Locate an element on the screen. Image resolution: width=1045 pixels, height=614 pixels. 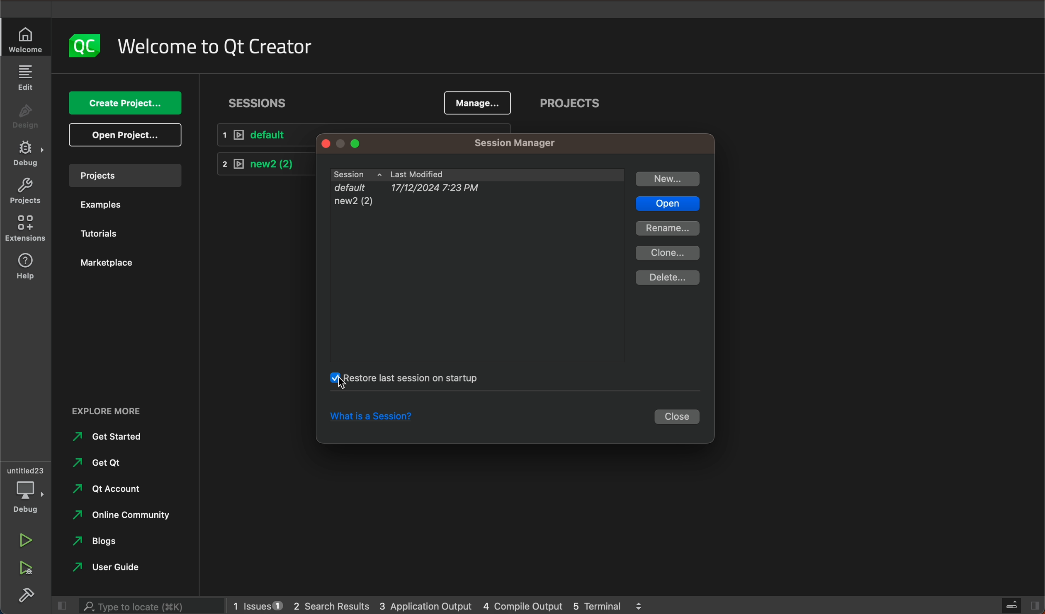
edit is located at coordinates (28, 79).